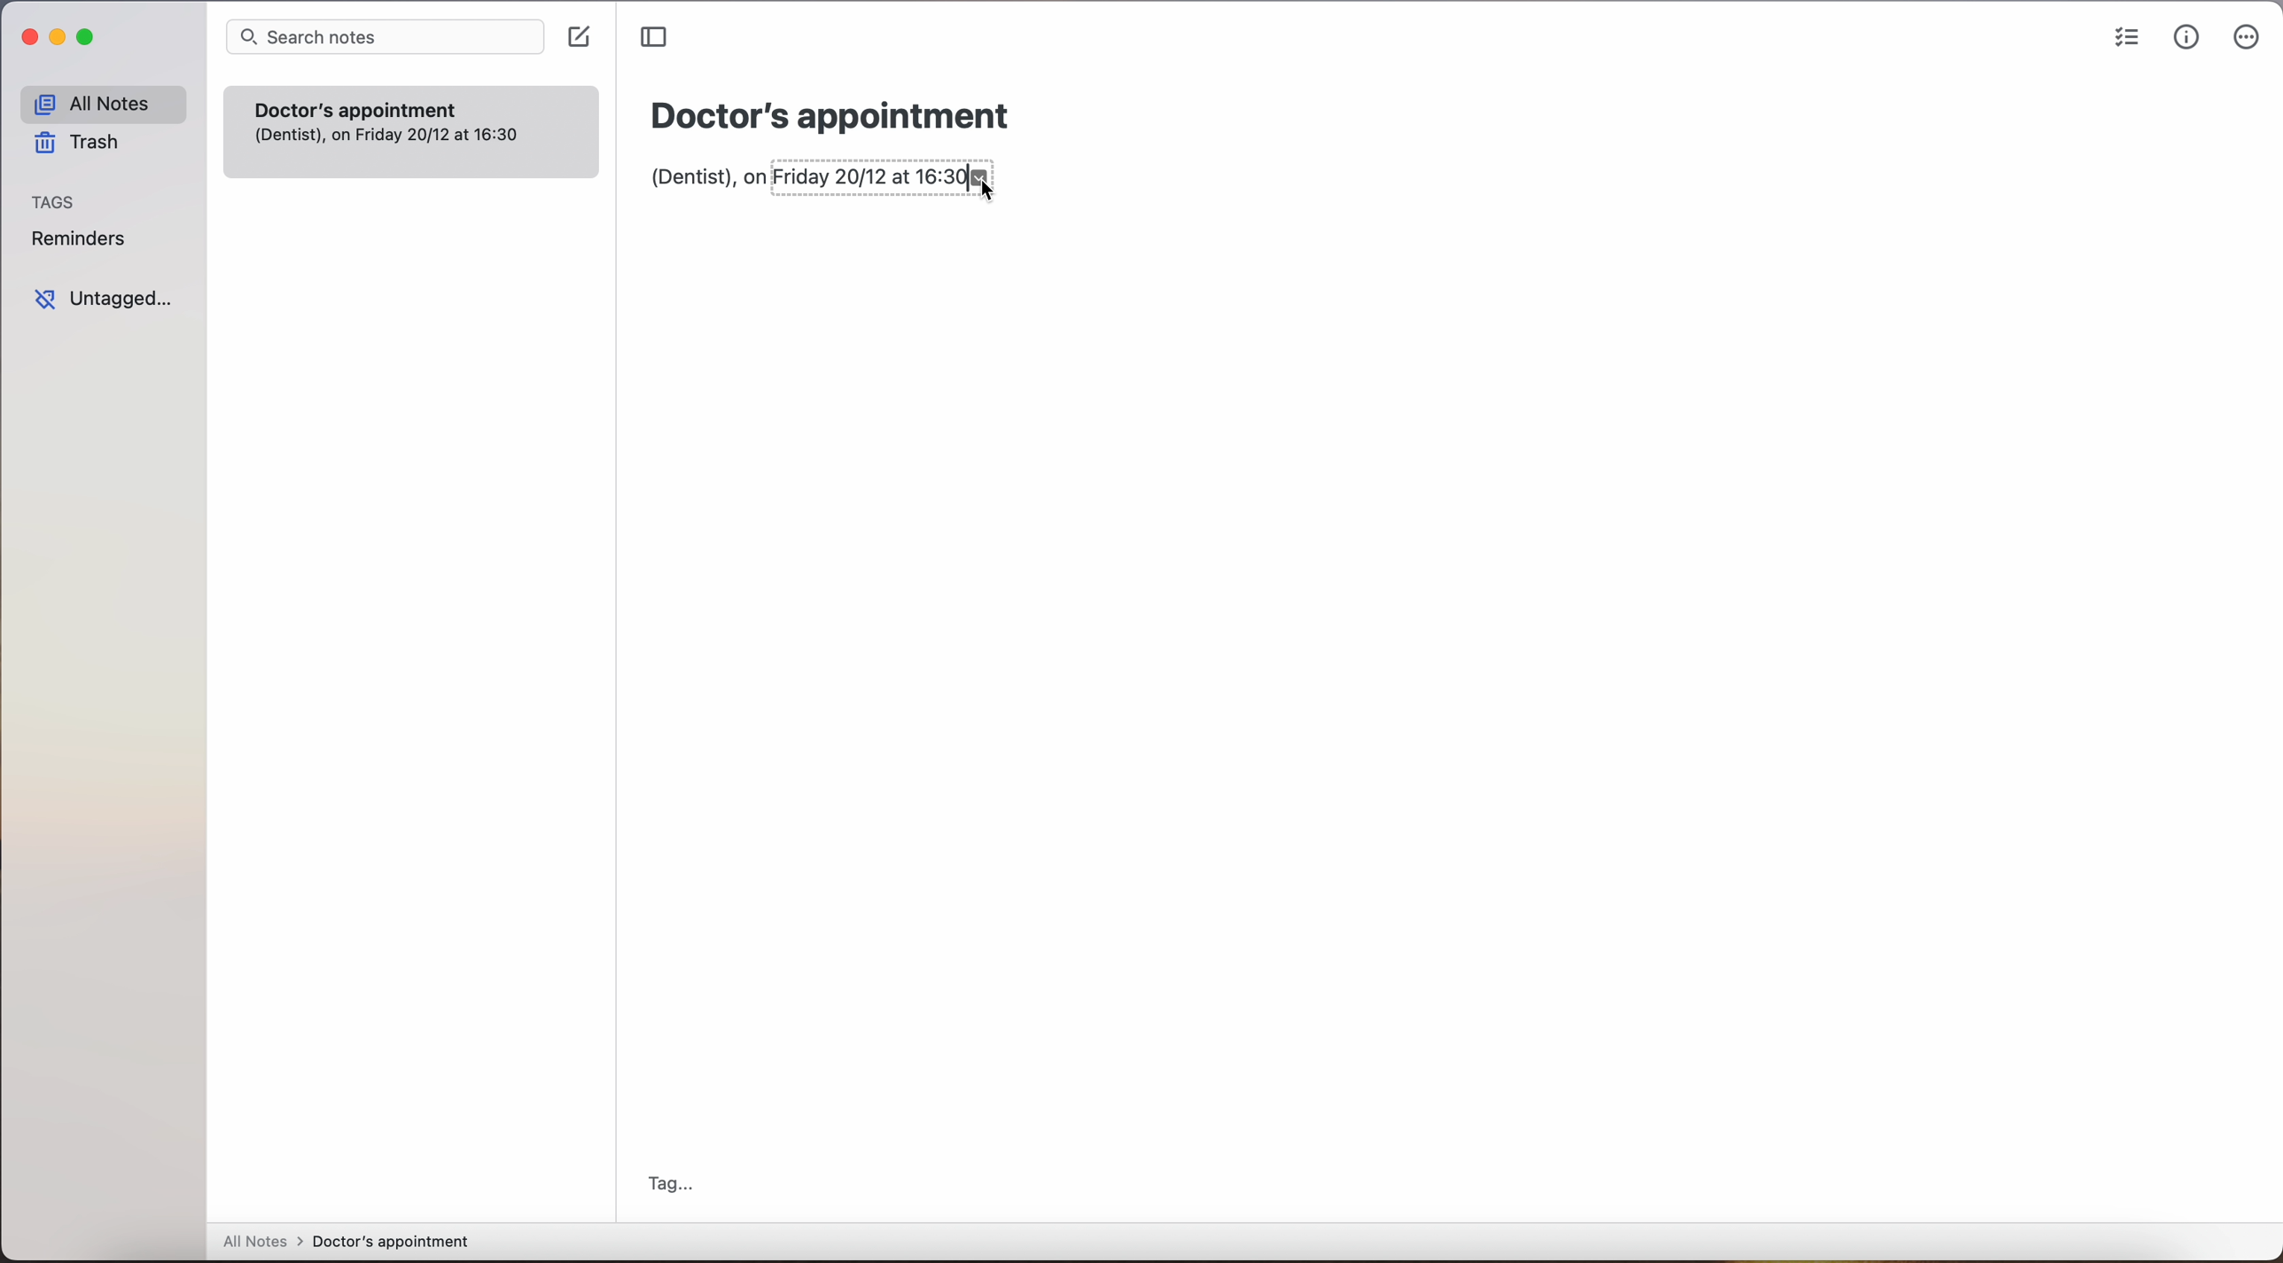  Describe the element at coordinates (58, 41) in the screenshot. I see `minimize` at that location.